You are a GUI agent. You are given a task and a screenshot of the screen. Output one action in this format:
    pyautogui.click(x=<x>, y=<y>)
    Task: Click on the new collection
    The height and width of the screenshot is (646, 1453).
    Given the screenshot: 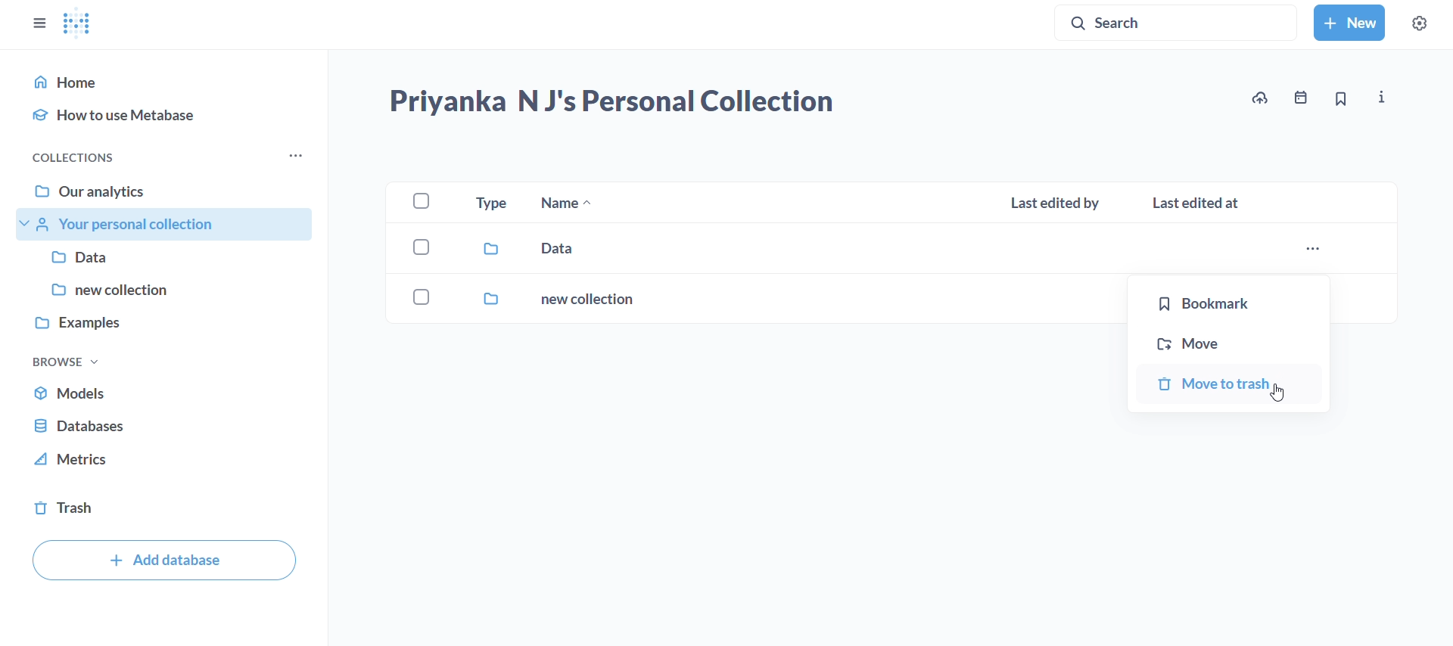 What is the action you would take?
    pyautogui.click(x=529, y=302)
    